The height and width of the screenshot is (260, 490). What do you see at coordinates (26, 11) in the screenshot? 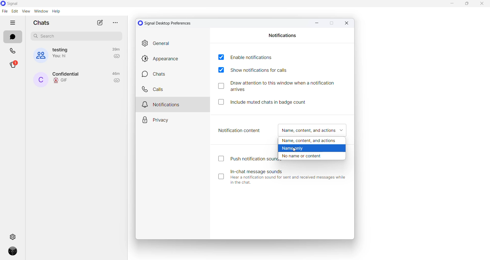
I see `view` at bounding box center [26, 11].